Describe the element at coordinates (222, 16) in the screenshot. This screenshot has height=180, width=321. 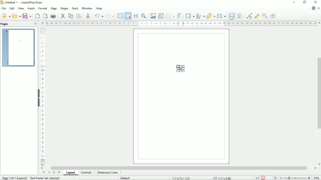
I see `Distribute` at that location.